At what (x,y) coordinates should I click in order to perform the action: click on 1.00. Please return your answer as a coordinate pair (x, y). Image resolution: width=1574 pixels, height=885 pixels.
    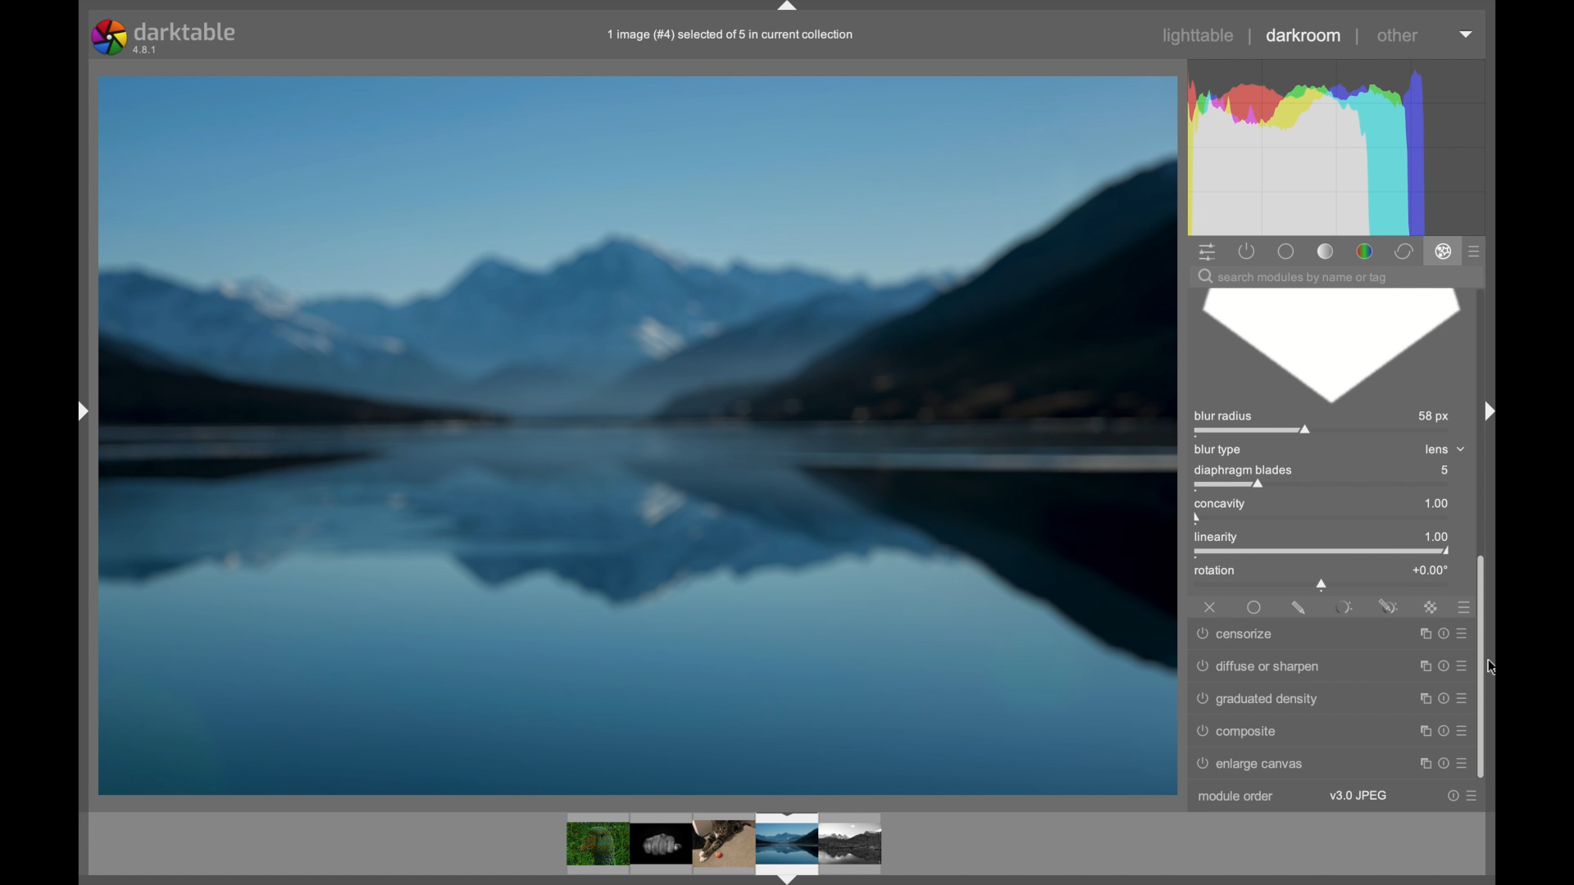
    Looking at the image, I should click on (1429, 537).